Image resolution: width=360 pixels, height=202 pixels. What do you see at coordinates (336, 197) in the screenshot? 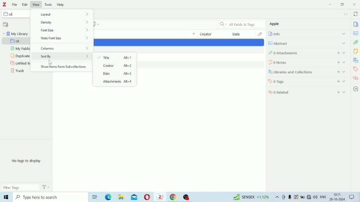
I see `Time/Date` at bounding box center [336, 197].